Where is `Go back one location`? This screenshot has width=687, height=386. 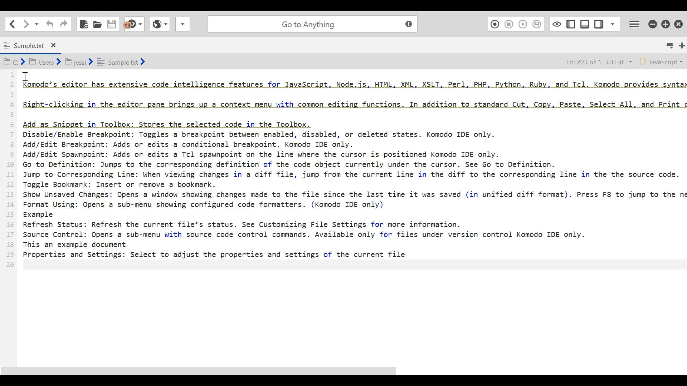
Go back one location is located at coordinates (12, 24).